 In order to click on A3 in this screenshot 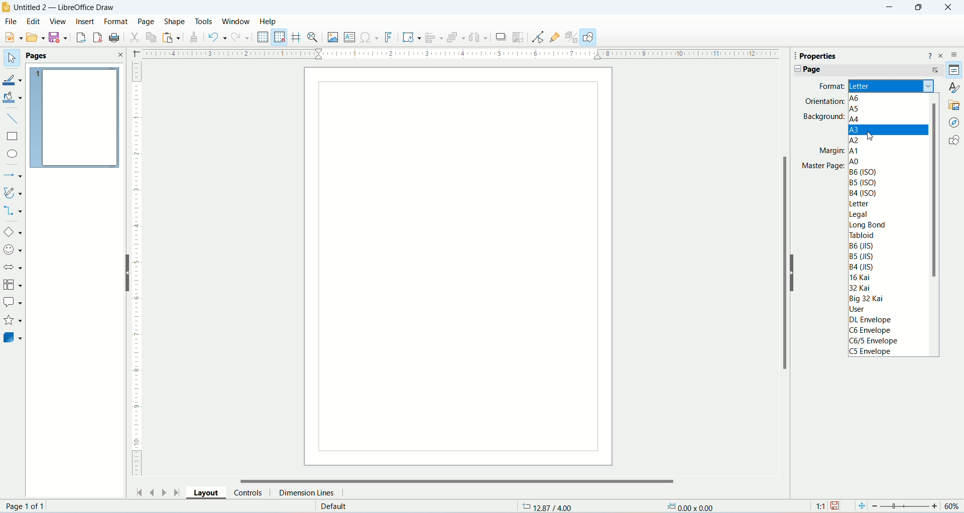, I will do `click(888, 130)`.